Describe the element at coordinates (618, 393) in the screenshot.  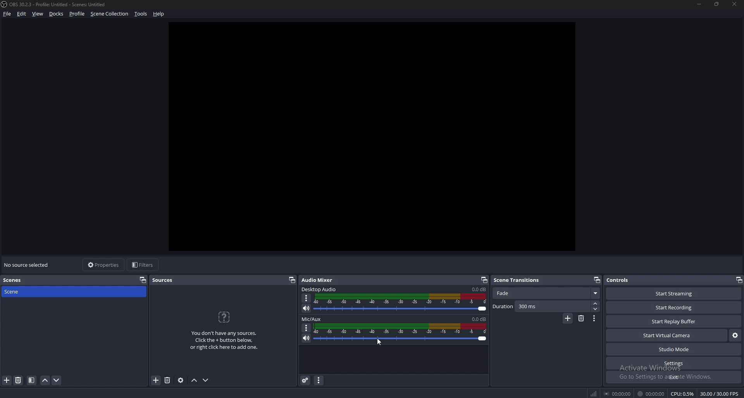
I see `00:00:00` at that location.